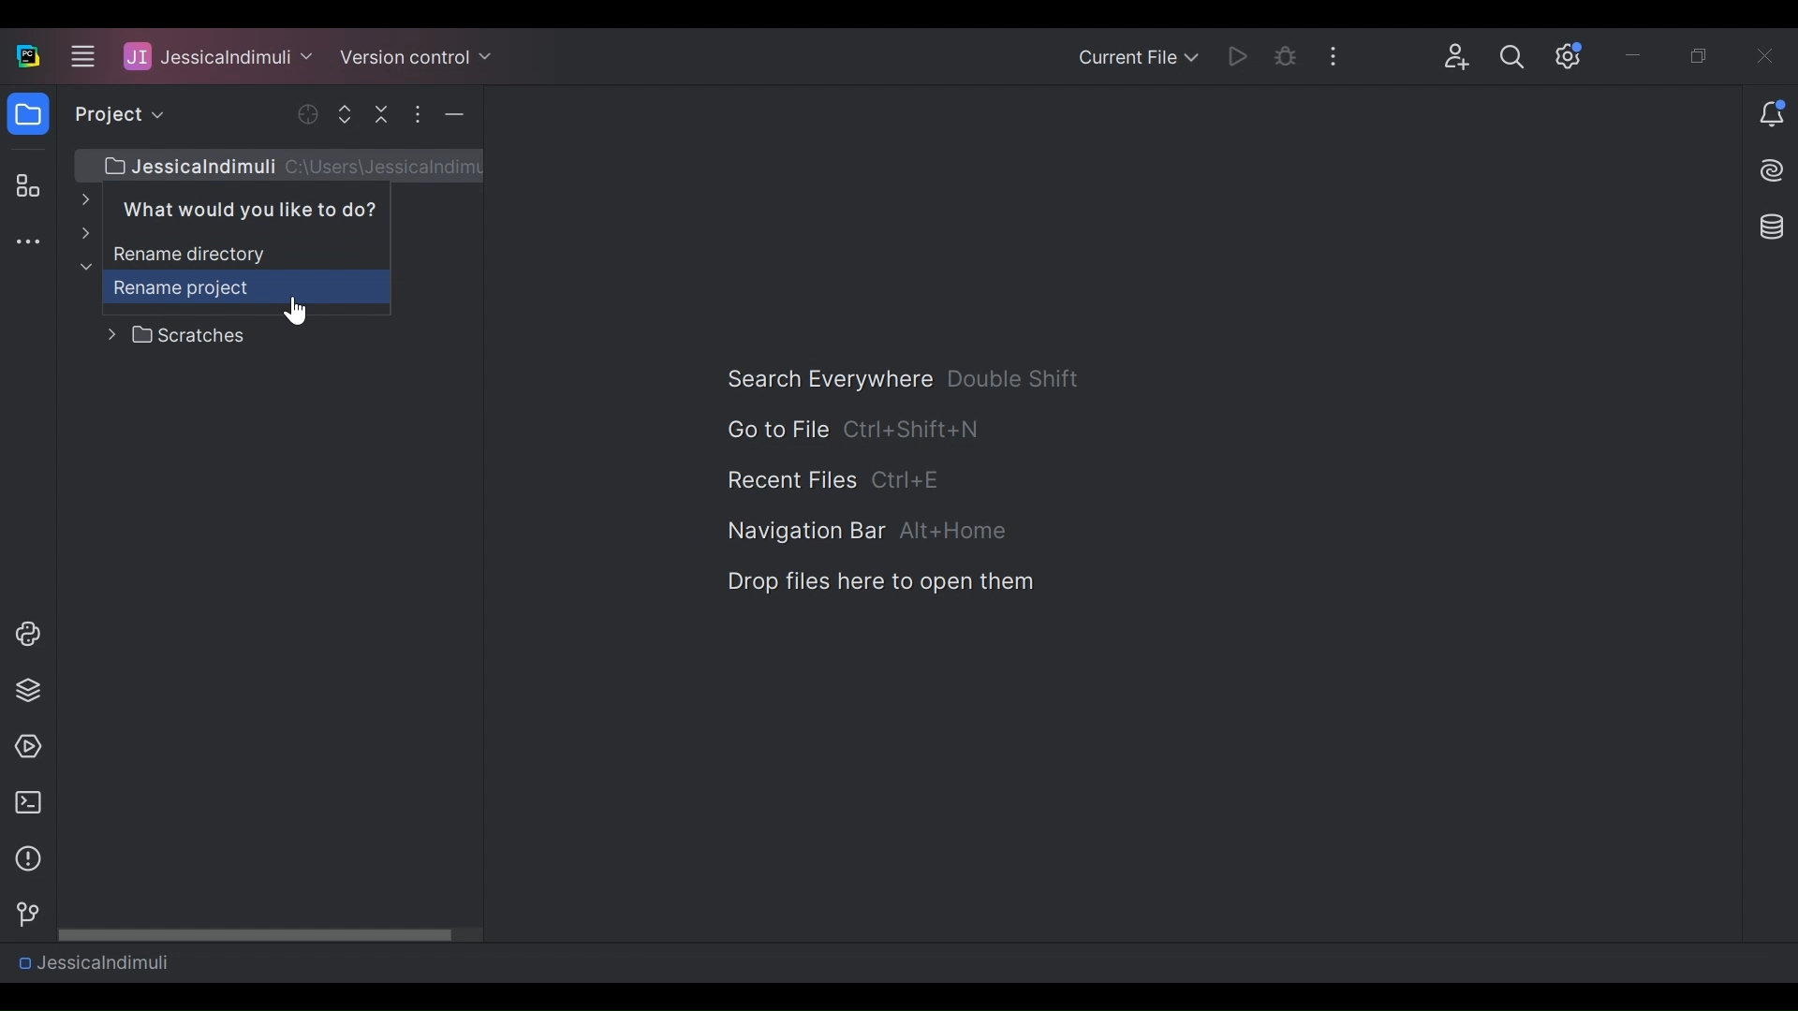  What do you see at coordinates (27, 243) in the screenshot?
I see `More tool windows` at bounding box center [27, 243].